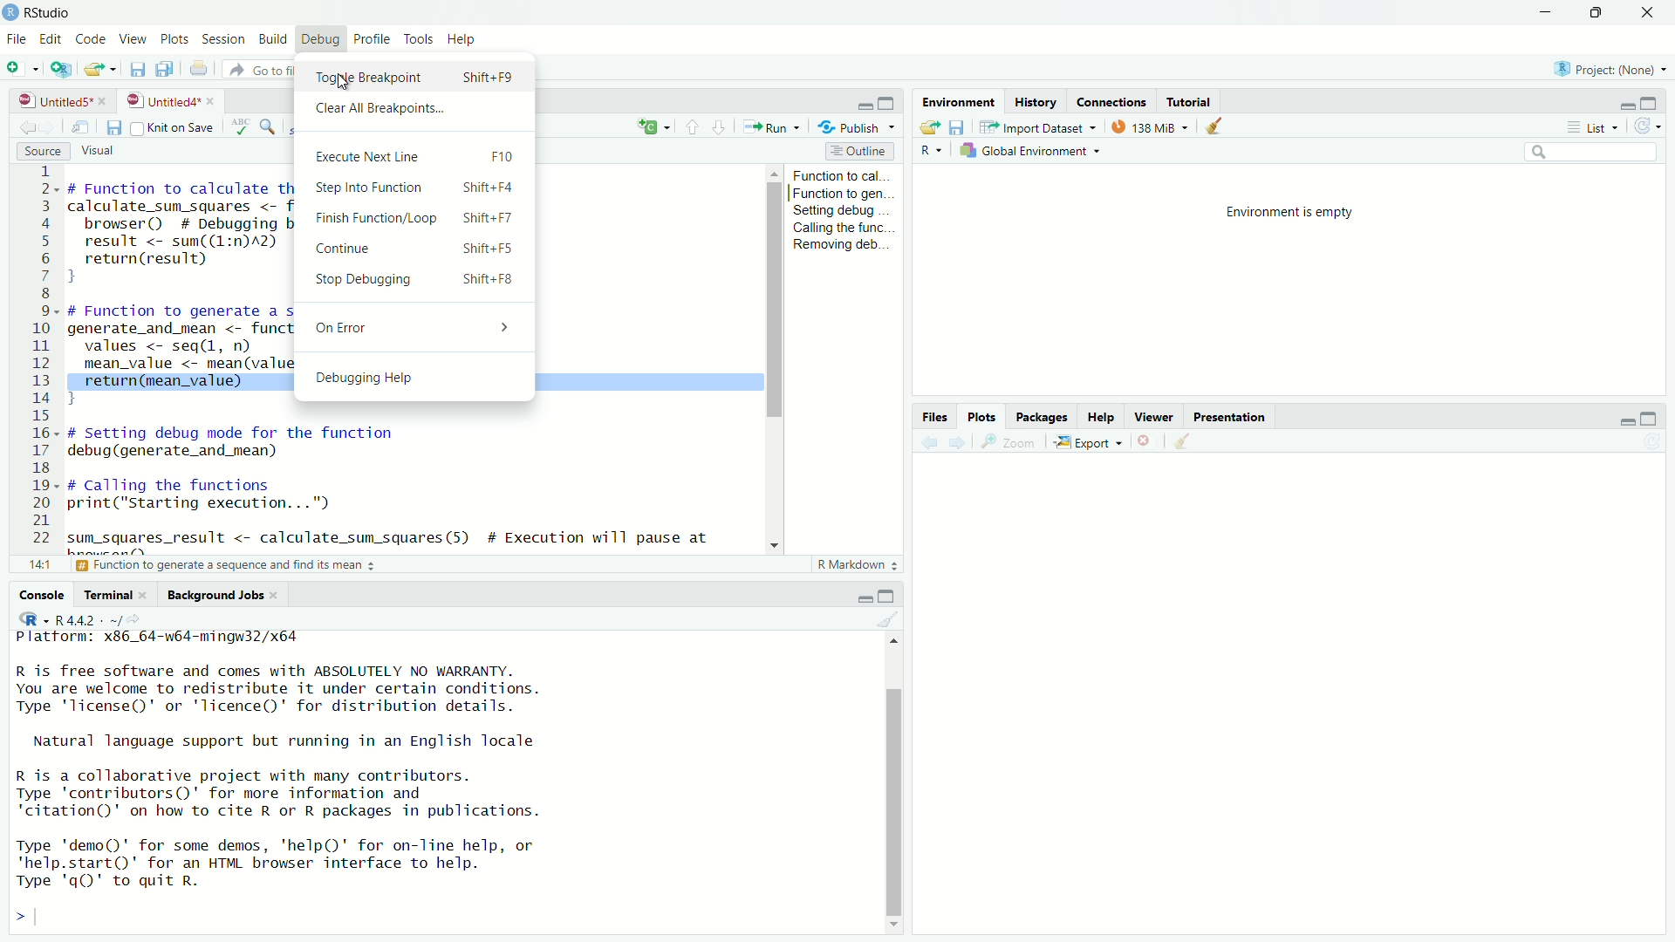 Image resolution: width=1675 pixels, height=942 pixels. What do you see at coordinates (1621, 104) in the screenshot?
I see `minimize` at bounding box center [1621, 104].